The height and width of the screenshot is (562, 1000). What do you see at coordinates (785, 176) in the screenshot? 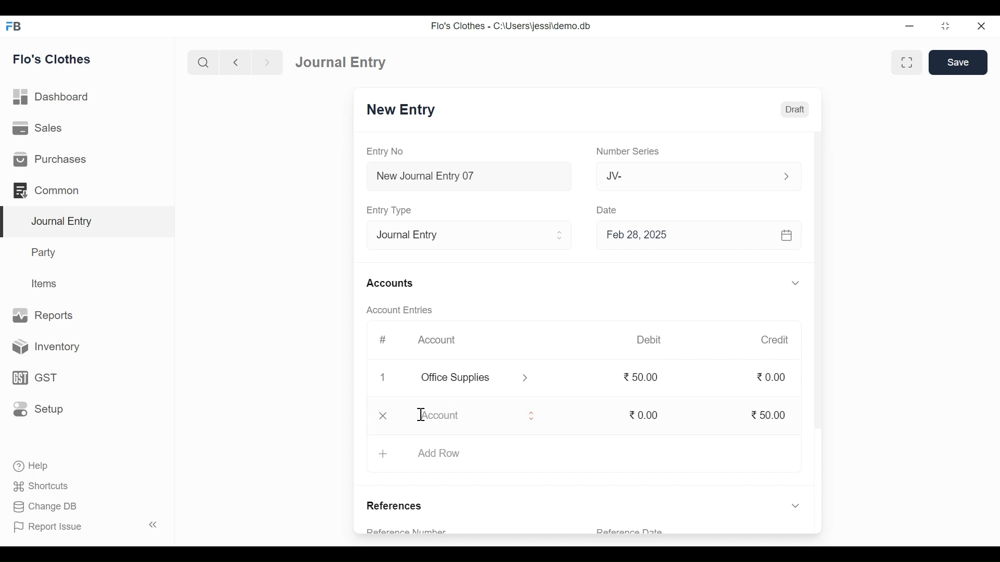
I see `Expand` at bounding box center [785, 176].